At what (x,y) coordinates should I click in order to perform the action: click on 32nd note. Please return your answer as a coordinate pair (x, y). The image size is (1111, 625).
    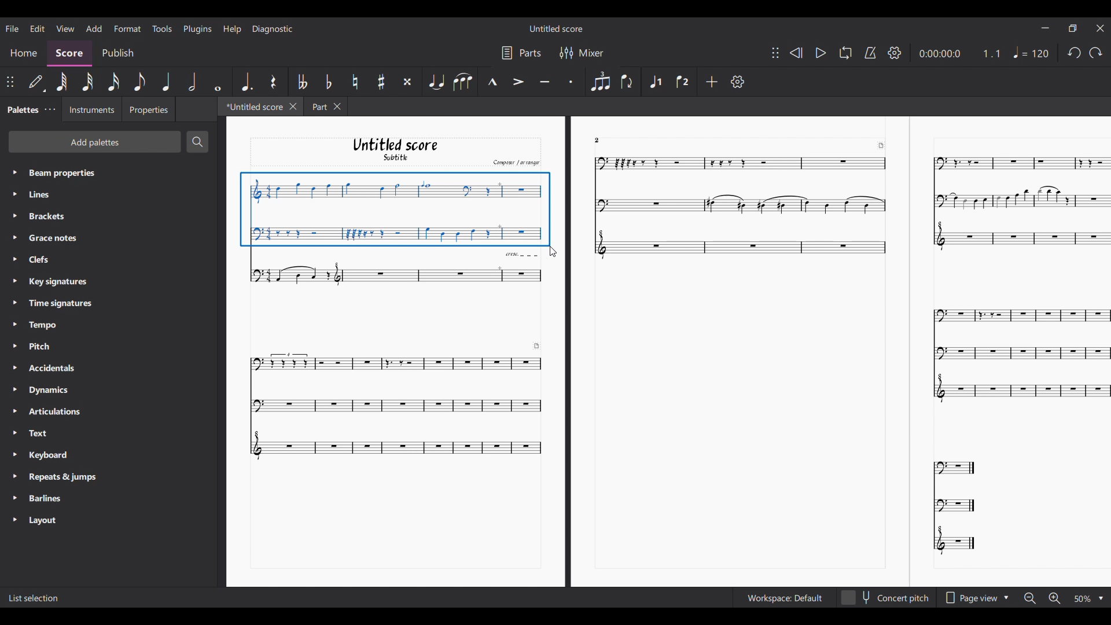
    Looking at the image, I should click on (89, 82).